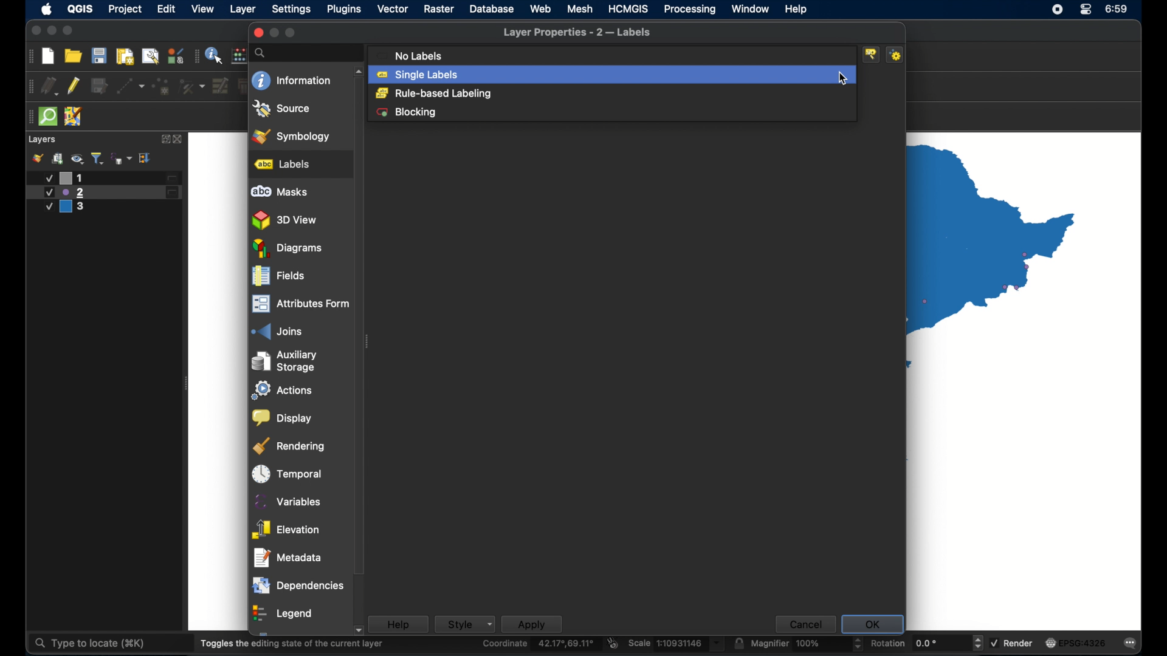  What do you see at coordinates (872, 623) in the screenshot?
I see `ok` at bounding box center [872, 623].